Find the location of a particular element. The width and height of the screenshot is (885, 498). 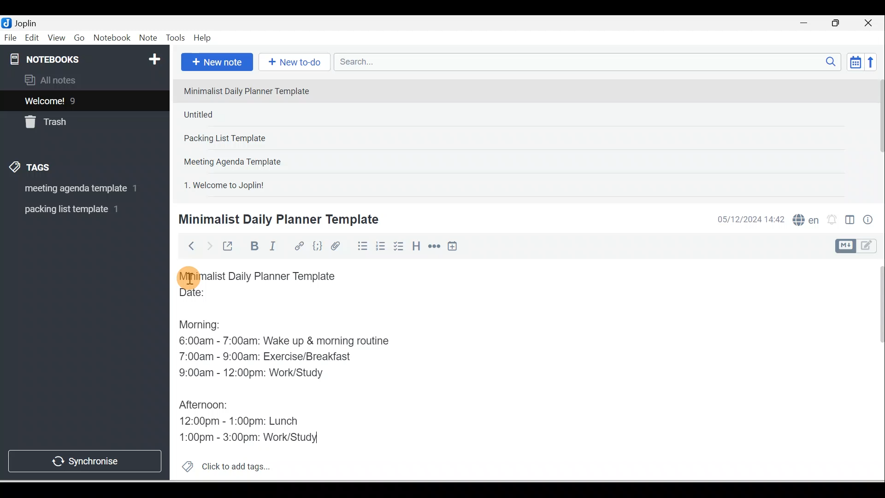

Notes is located at coordinates (78, 99).